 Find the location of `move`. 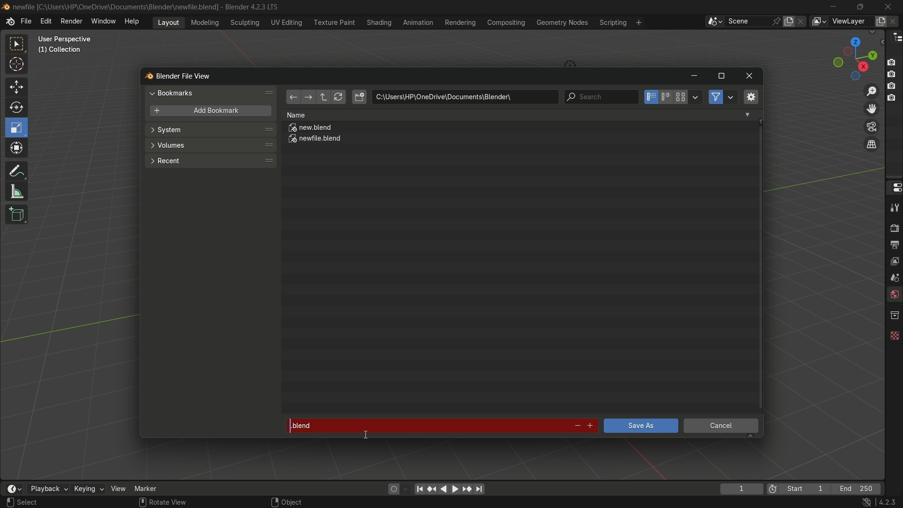

move is located at coordinates (16, 86).